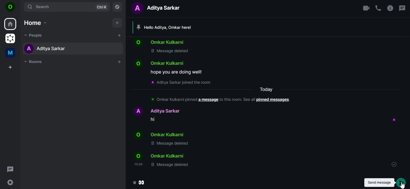 The height and width of the screenshot is (189, 410). Describe the element at coordinates (35, 22) in the screenshot. I see `home` at that location.